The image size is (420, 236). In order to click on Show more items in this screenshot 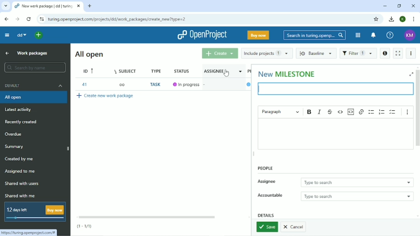, I will do `click(407, 112)`.